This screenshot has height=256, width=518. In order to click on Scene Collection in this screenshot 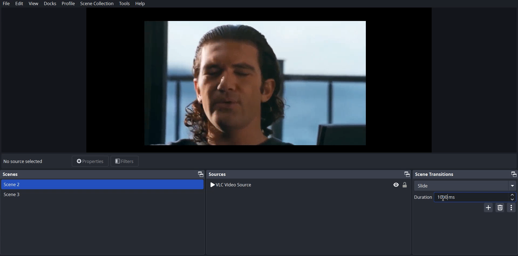, I will do `click(97, 4)`.